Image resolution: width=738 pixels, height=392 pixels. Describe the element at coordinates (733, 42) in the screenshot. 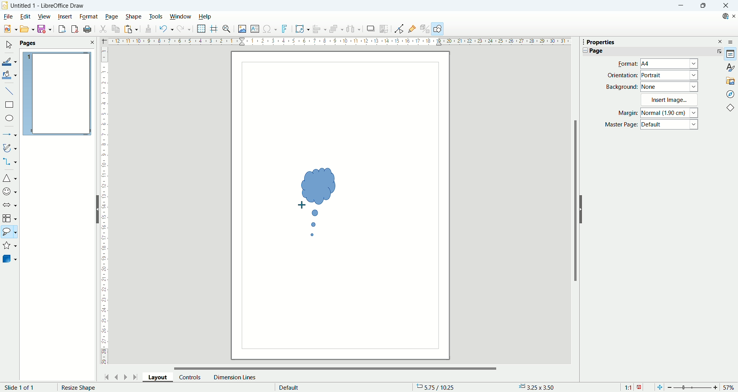

I see `Sidebar settings` at that location.